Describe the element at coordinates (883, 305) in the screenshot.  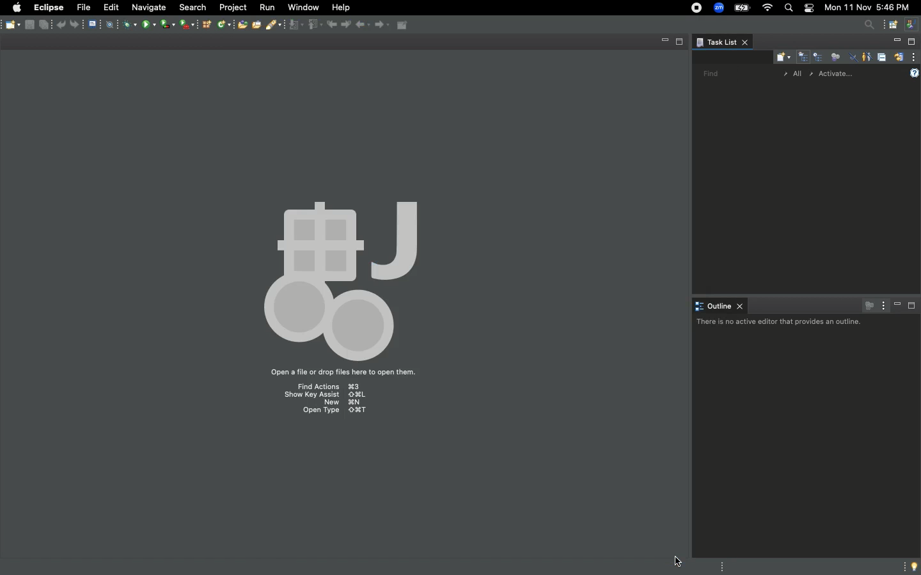
I see `View menu` at that location.